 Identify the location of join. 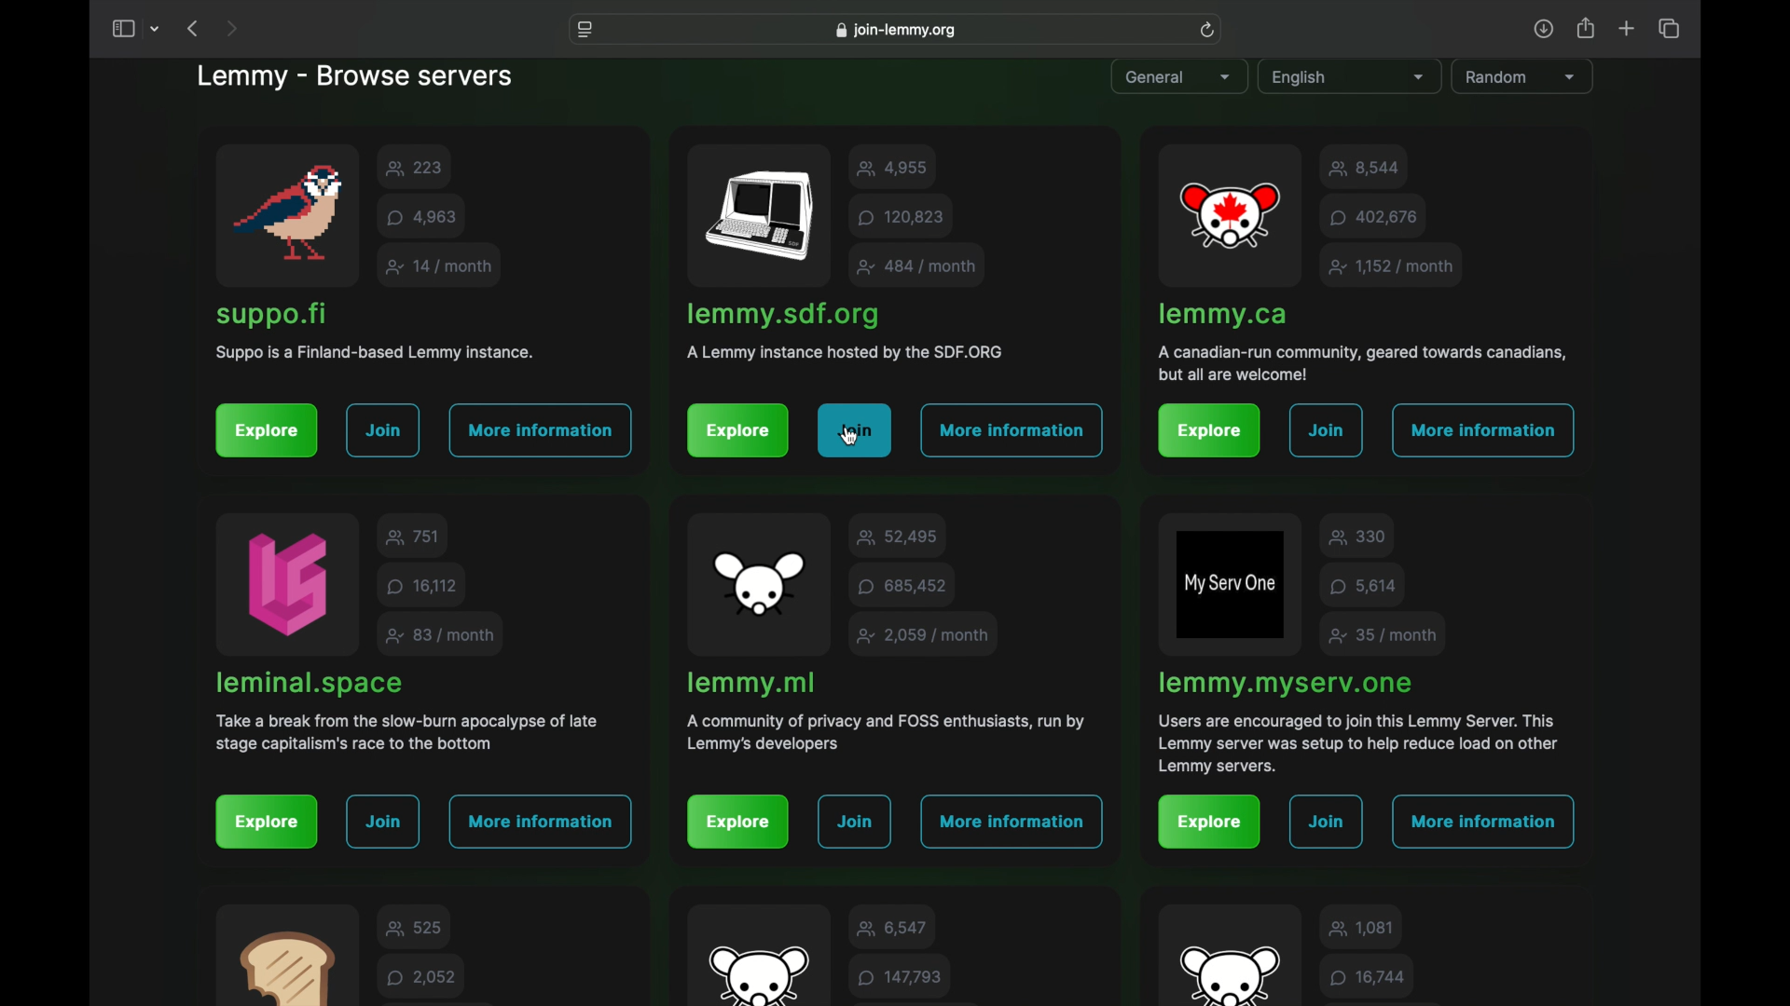
(857, 822).